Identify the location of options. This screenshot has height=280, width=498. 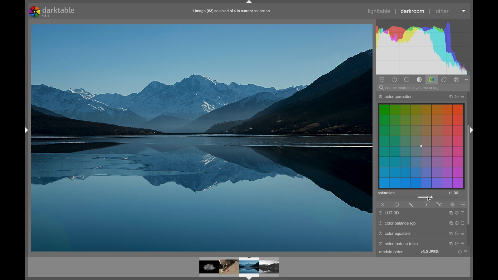
(456, 213).